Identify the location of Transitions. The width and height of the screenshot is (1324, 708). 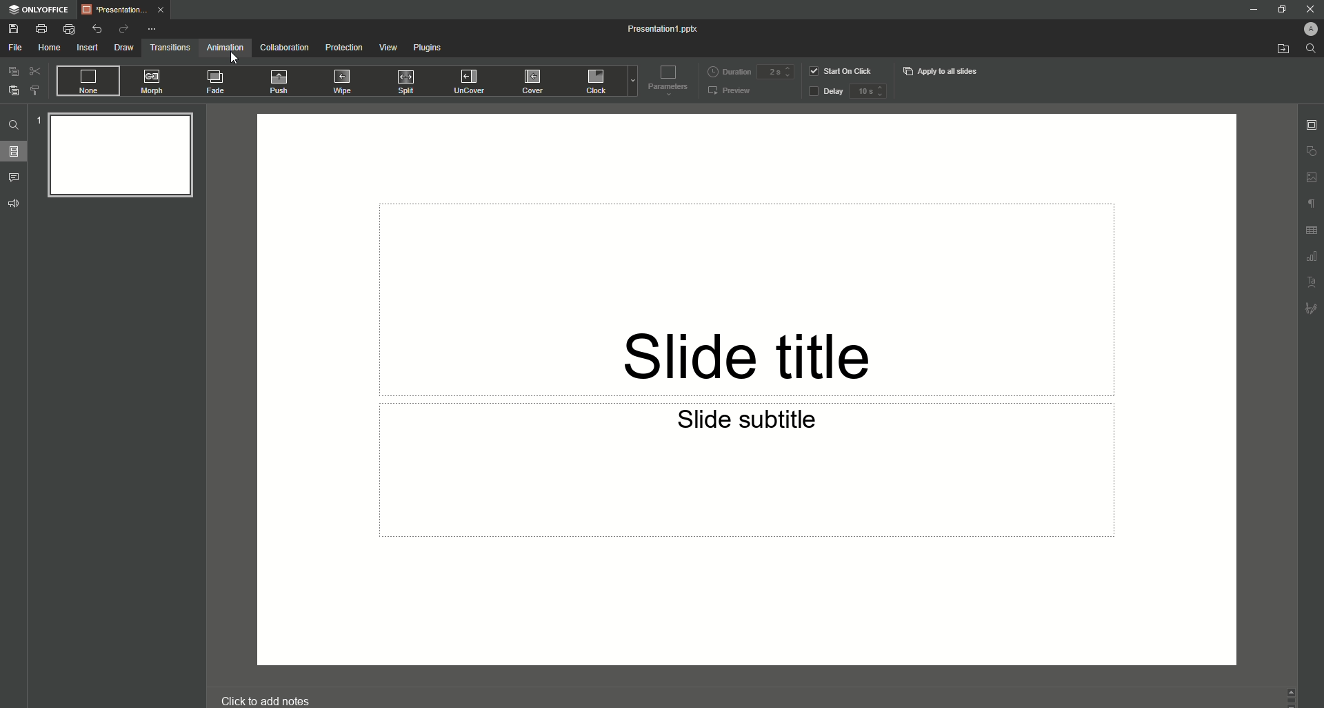
(168, 48).